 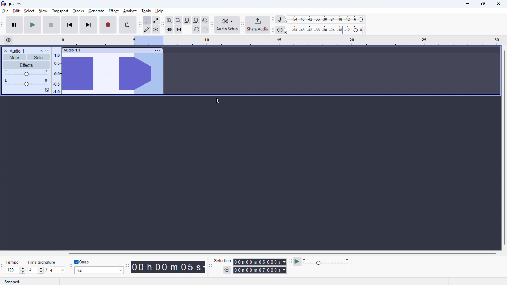 What do you see at coordinates (468, 4) in the screenshot?
I see `minimise ` at bounding box center [468, 4].